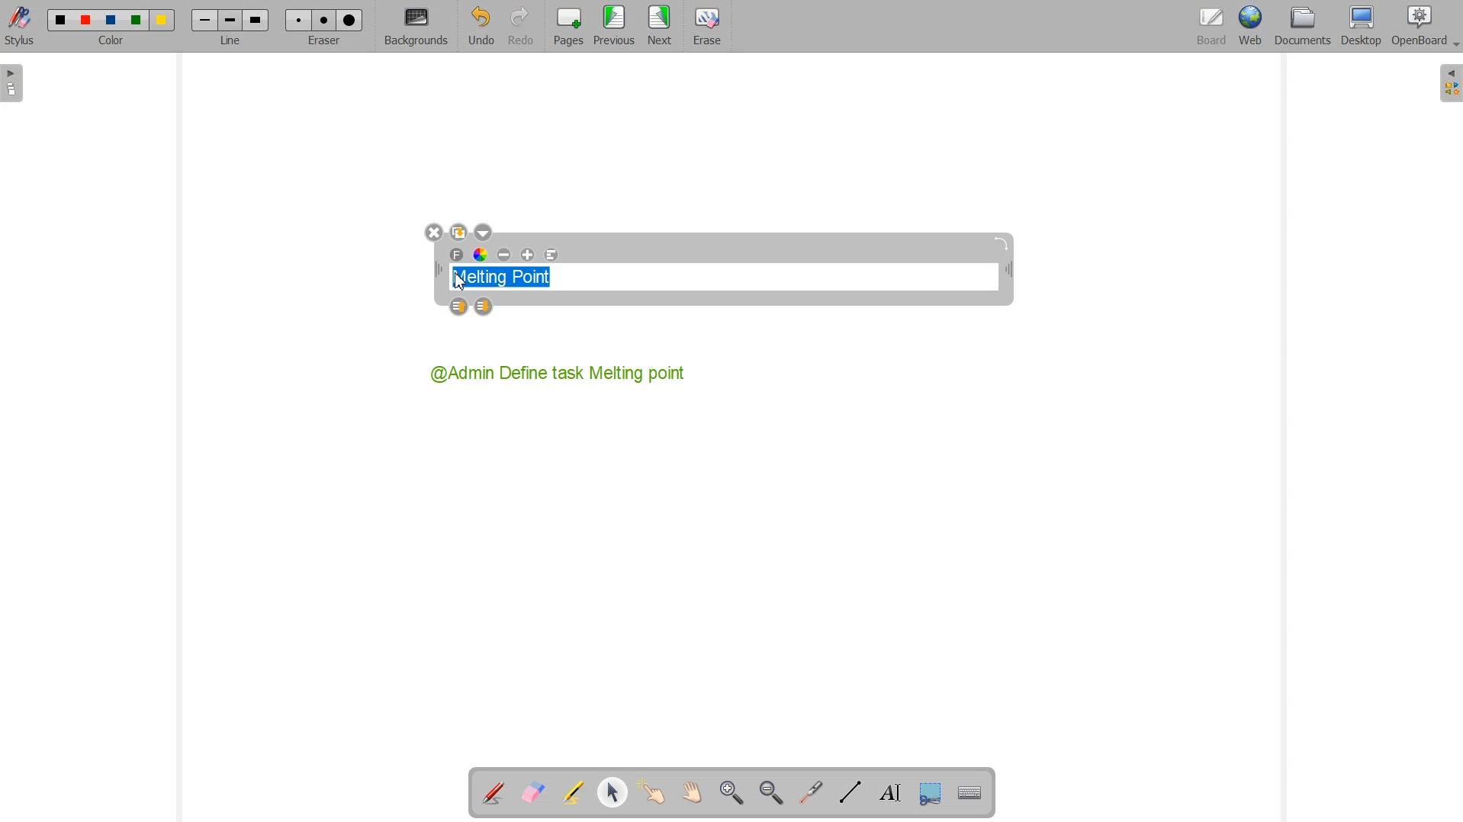 This screenshot has width=1463, height=822. Describe the element at coordinates (850, 792) in the screenshot. I see `Draw lines` at that location.